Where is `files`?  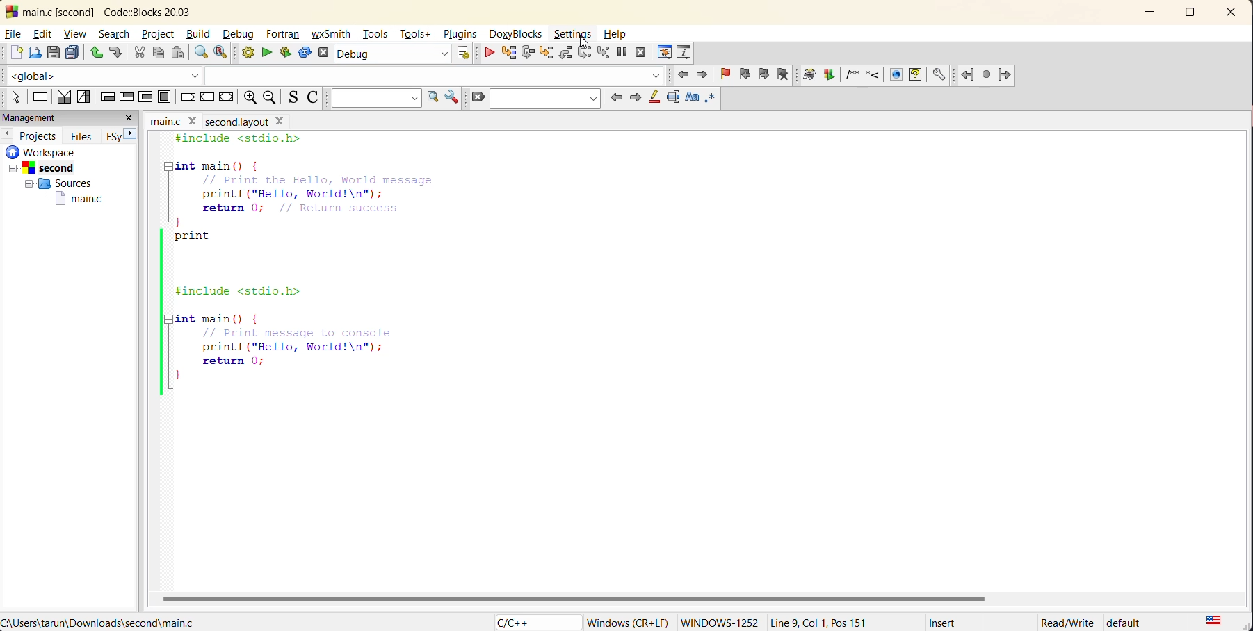 files is located at coordinates (84, 136).